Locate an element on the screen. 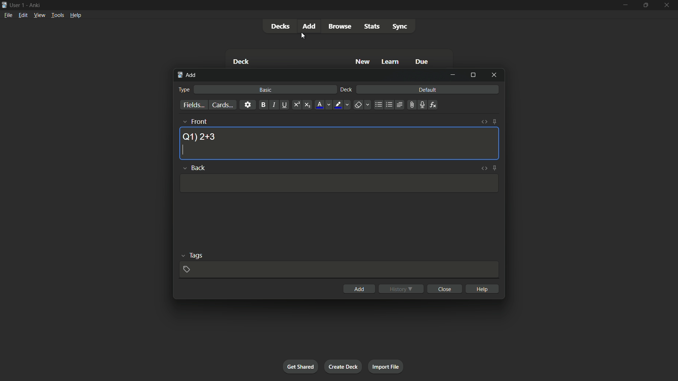  stats is located at coordinates (373, 26).